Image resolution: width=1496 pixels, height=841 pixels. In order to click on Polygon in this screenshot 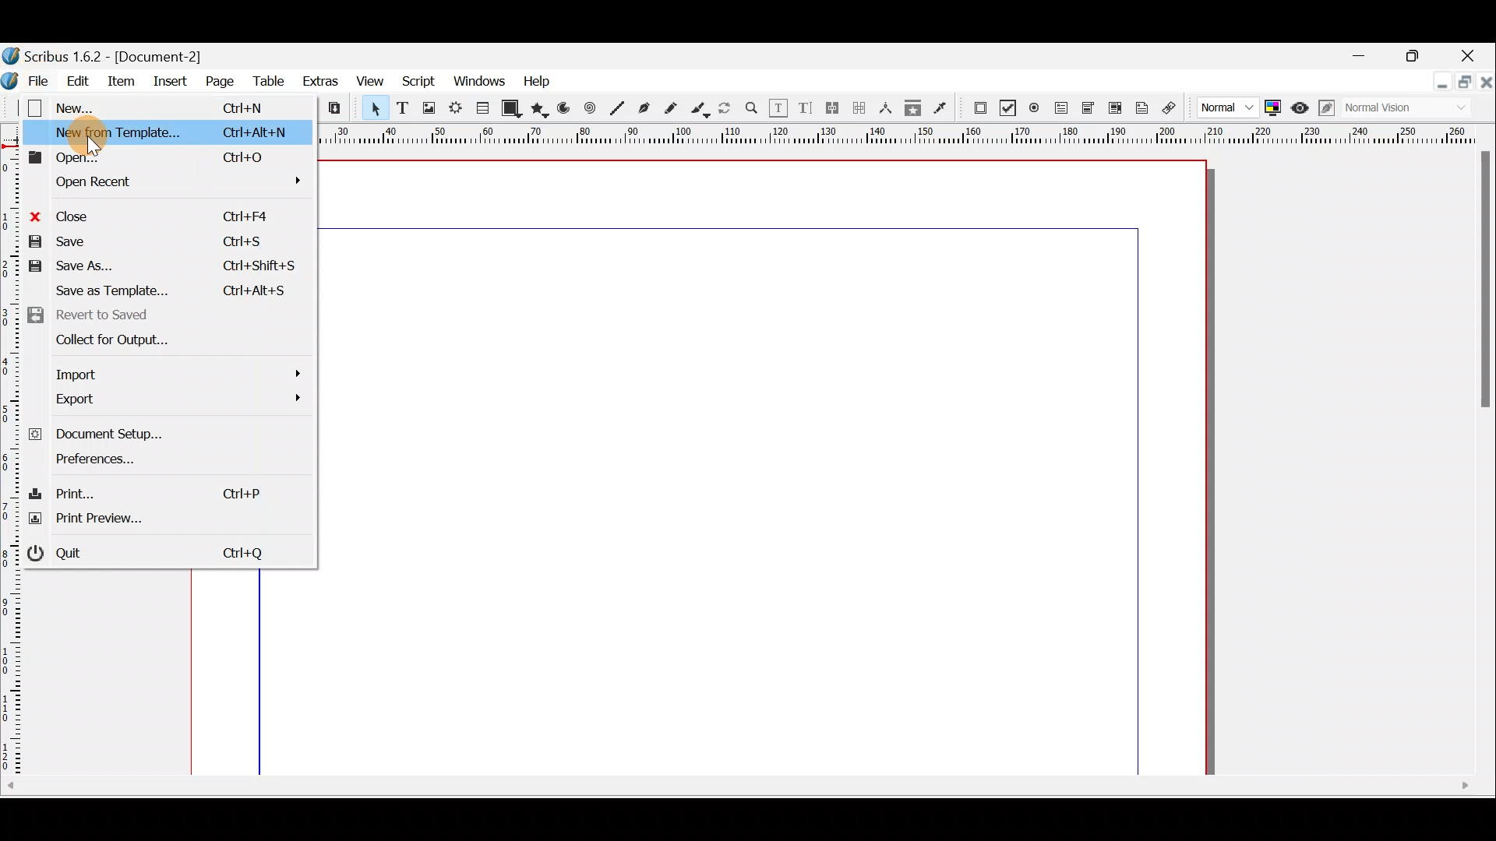, I will do `click(540, 109)`.